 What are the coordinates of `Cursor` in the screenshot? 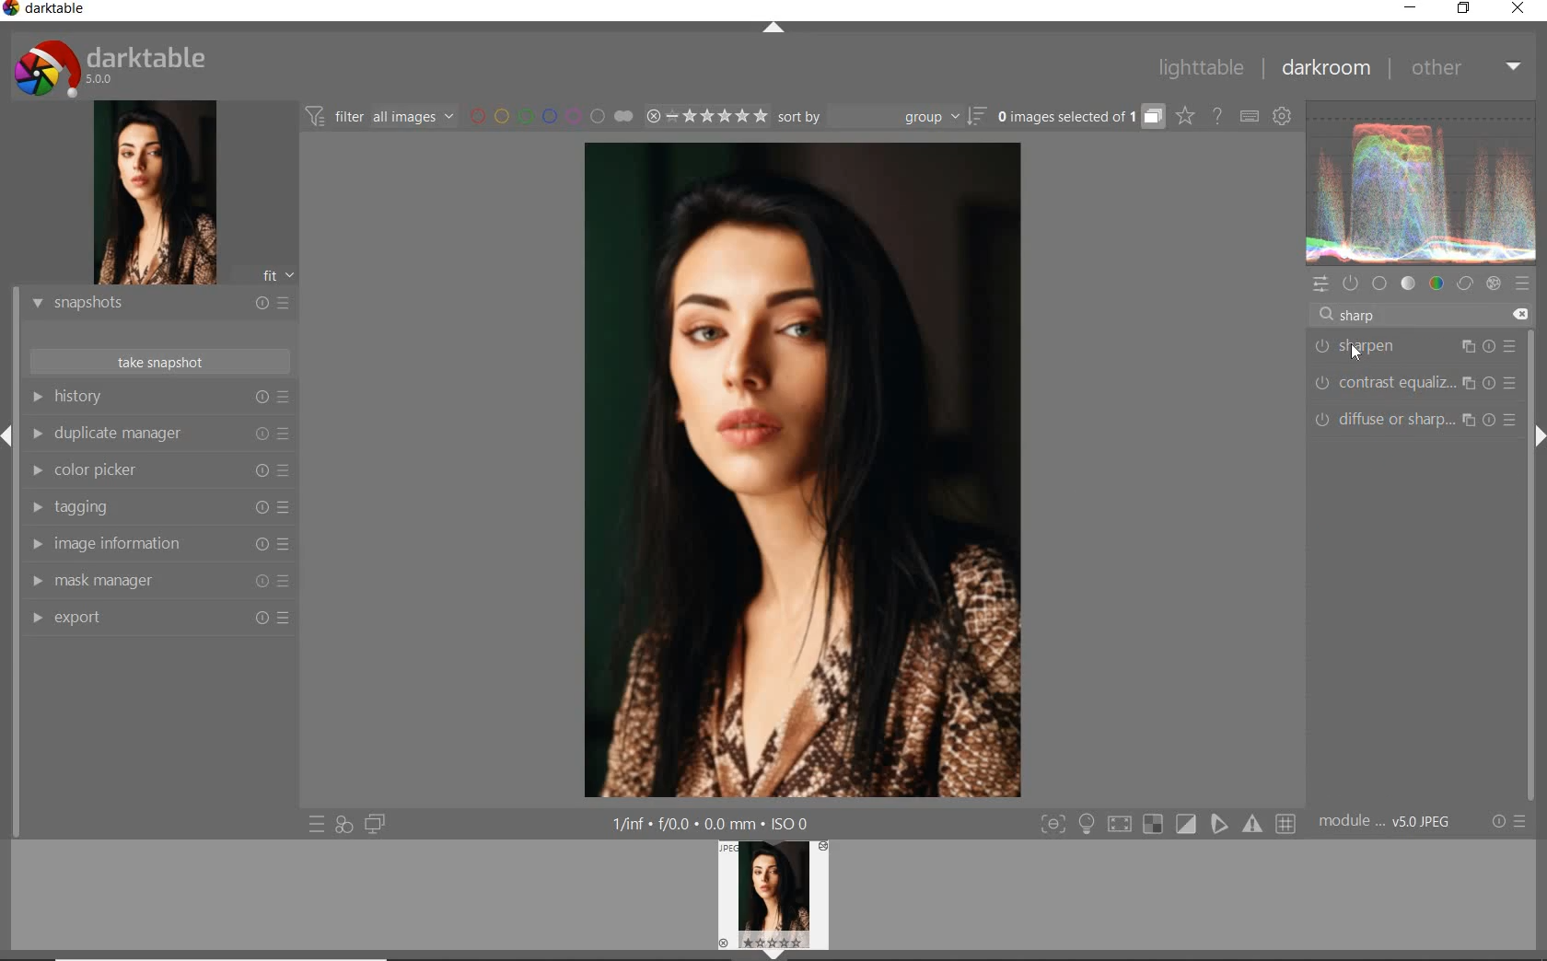 It's located at (1360, 351).